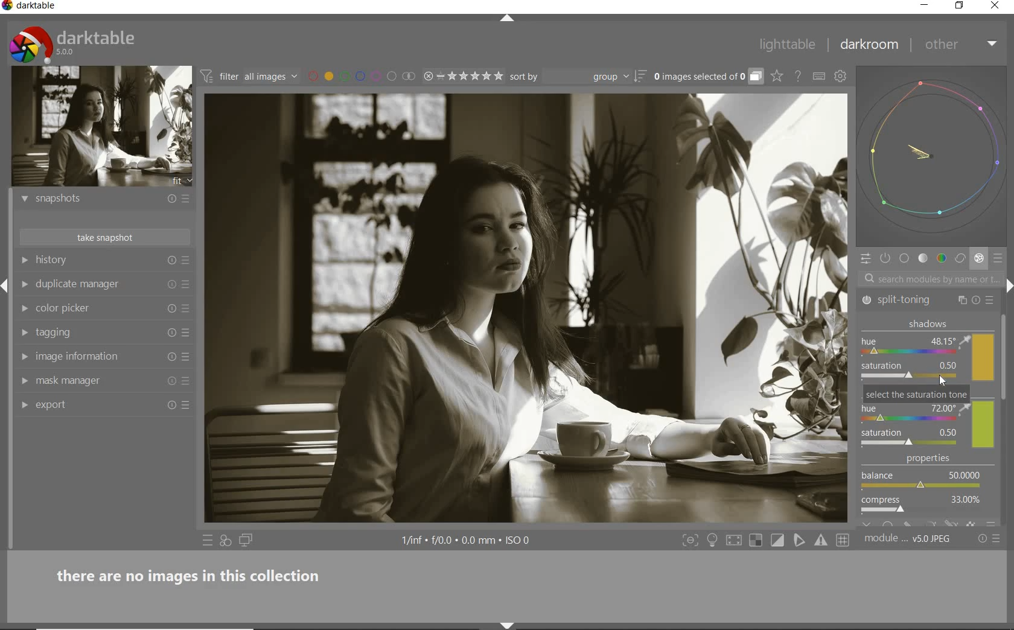 The height and width of the screenshot is (630, 1014). I want to click on waveform, so click(934, 156).